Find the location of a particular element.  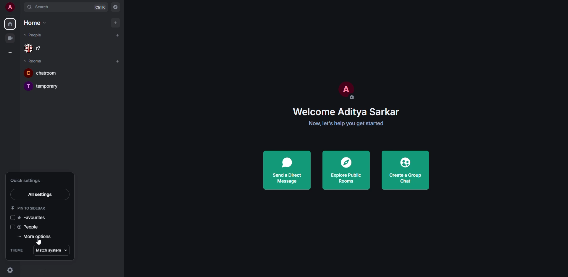

add is located at coordinates (116, 22).